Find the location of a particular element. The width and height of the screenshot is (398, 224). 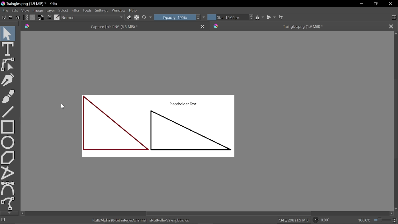

Vertical mirror is located at coordinates (272, 16).